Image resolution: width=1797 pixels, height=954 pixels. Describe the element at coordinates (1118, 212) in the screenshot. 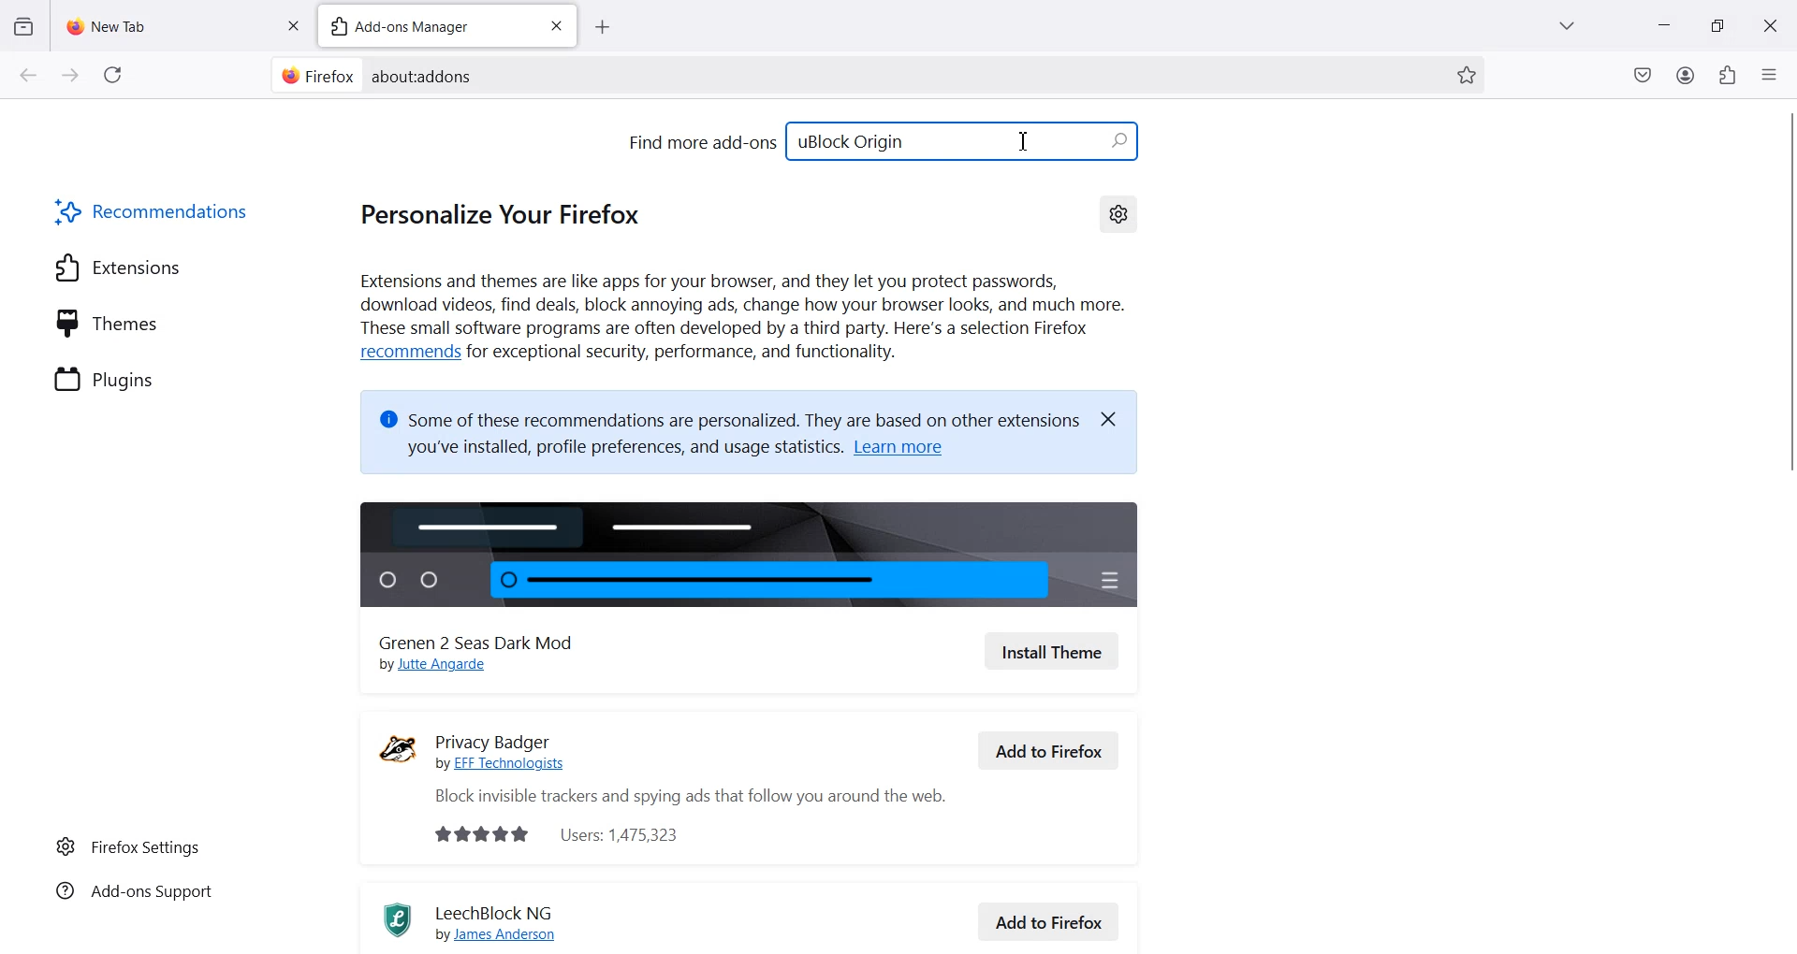

I see `Settings` at that location.